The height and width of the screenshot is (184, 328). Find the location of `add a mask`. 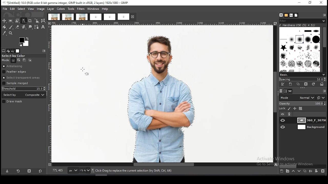

add a mask is located at coordinates (316, 171).